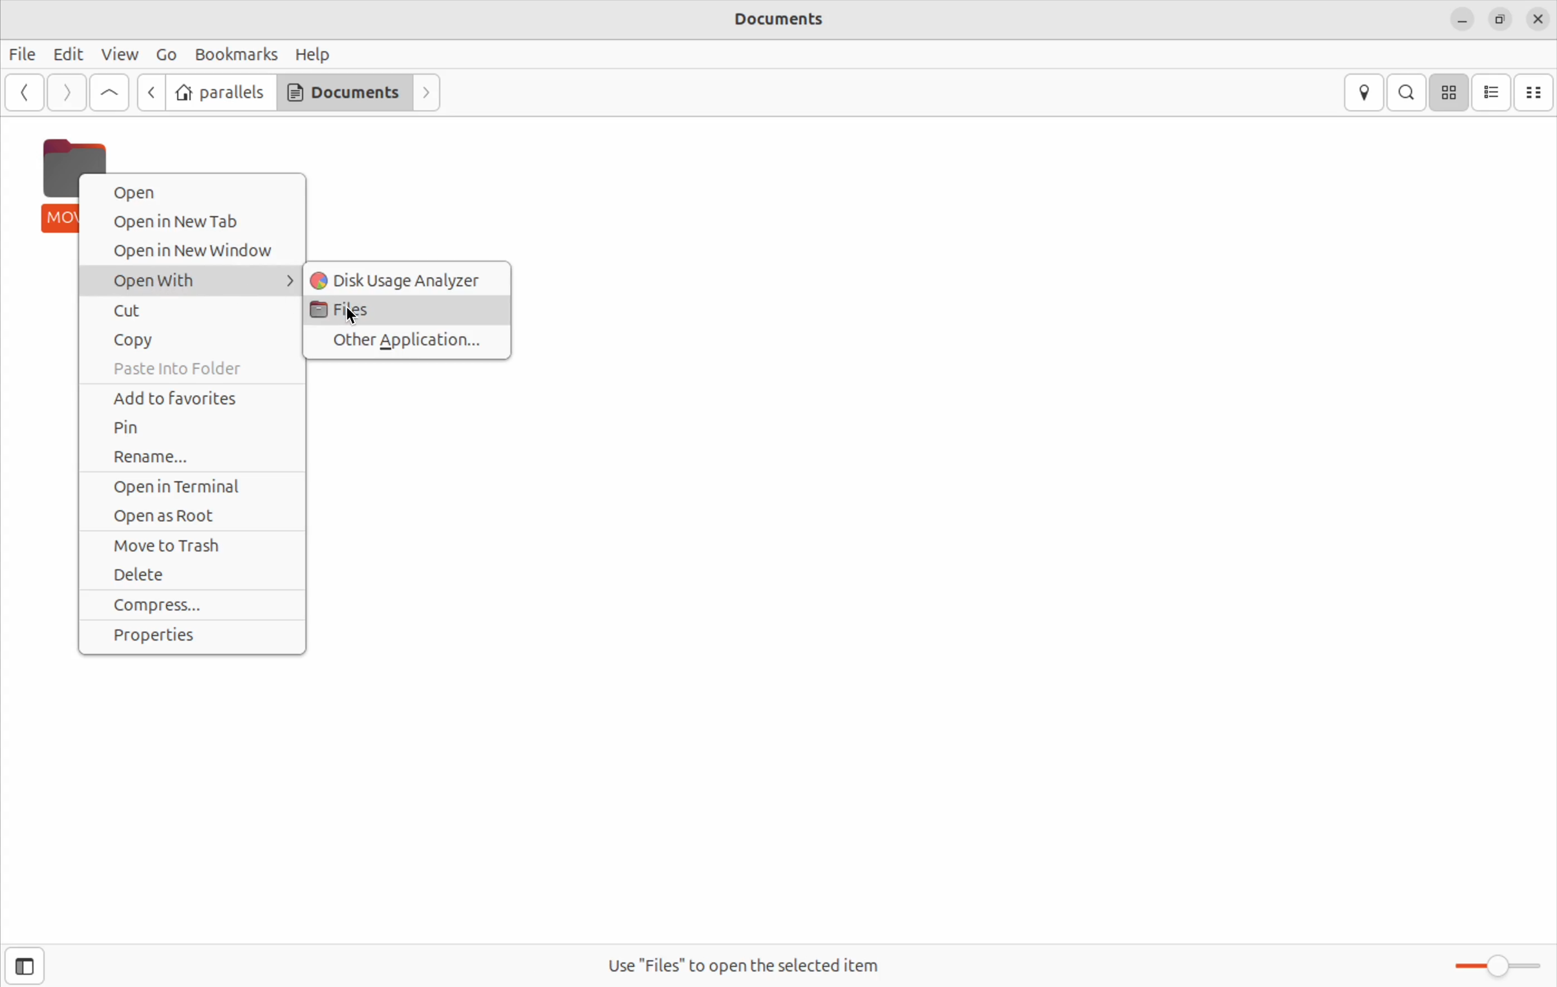 The width and height of the screenshot is (1557, 987). What do you see at coordinates (427, 94) in the screenshot?
I see `forward` at bounding box center [427, 94].